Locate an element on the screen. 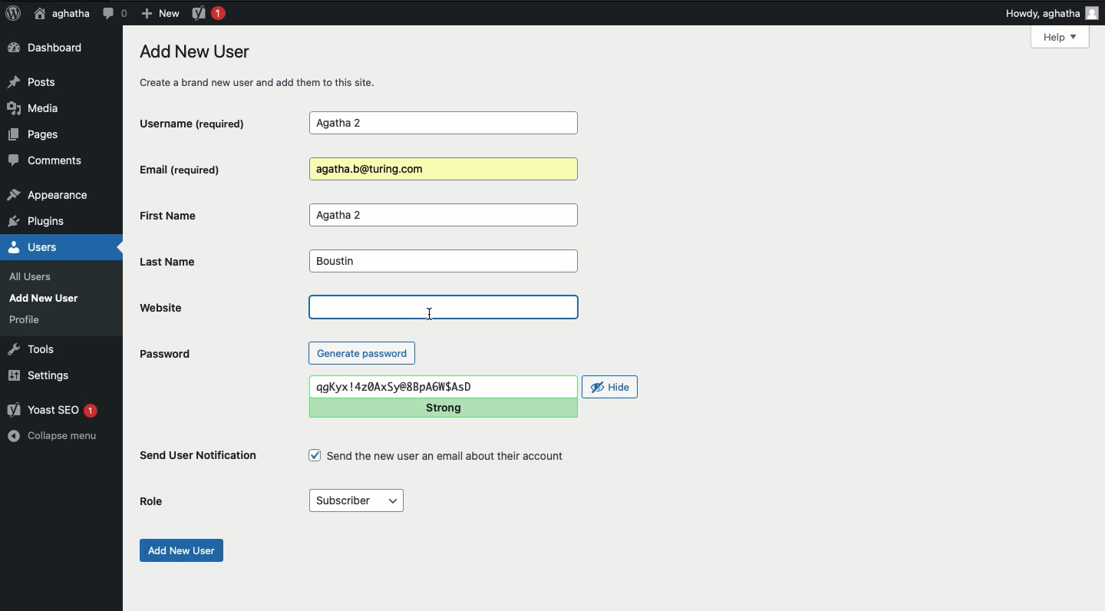  New is located at coordinates (160, 12).